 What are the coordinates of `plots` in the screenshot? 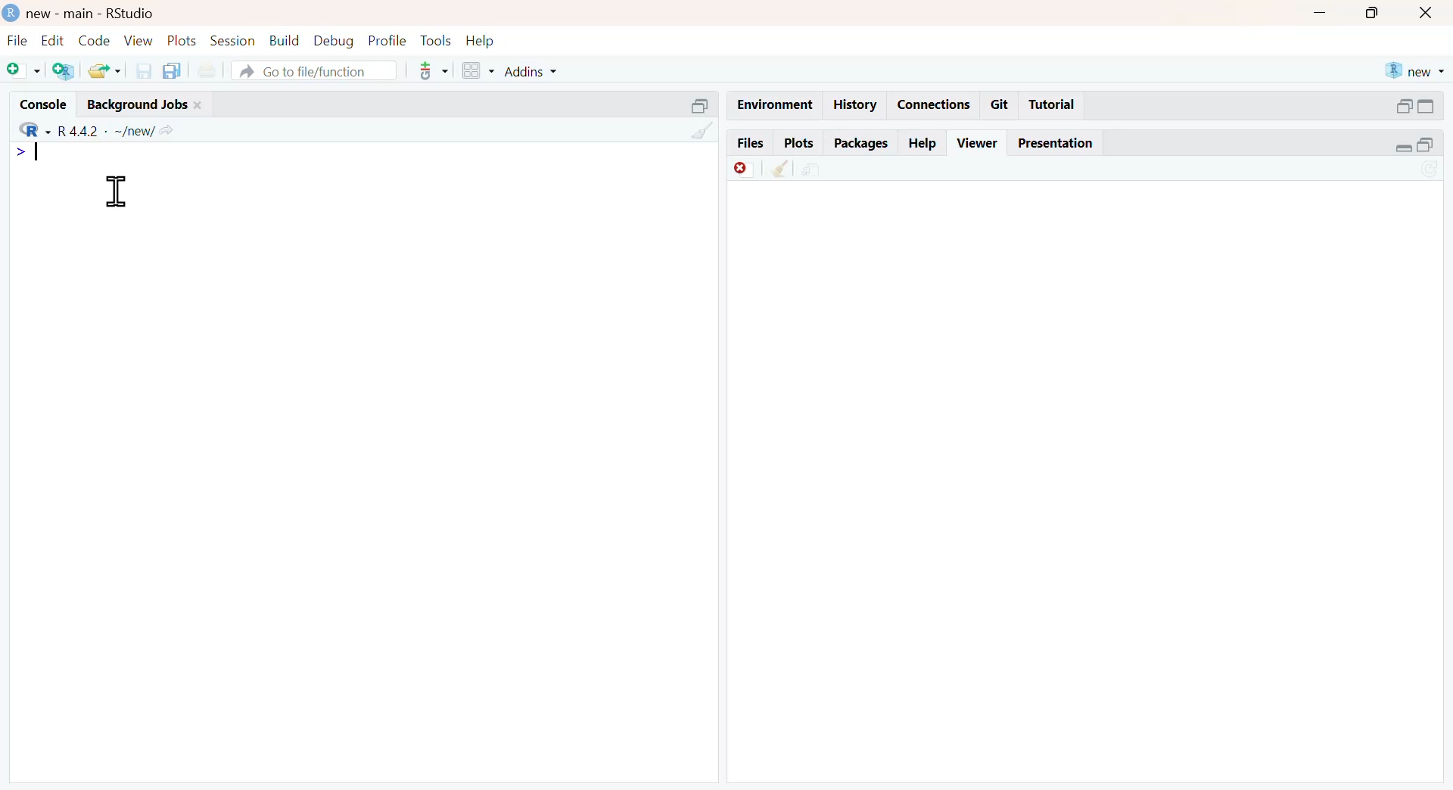 It's located at (801, 142).